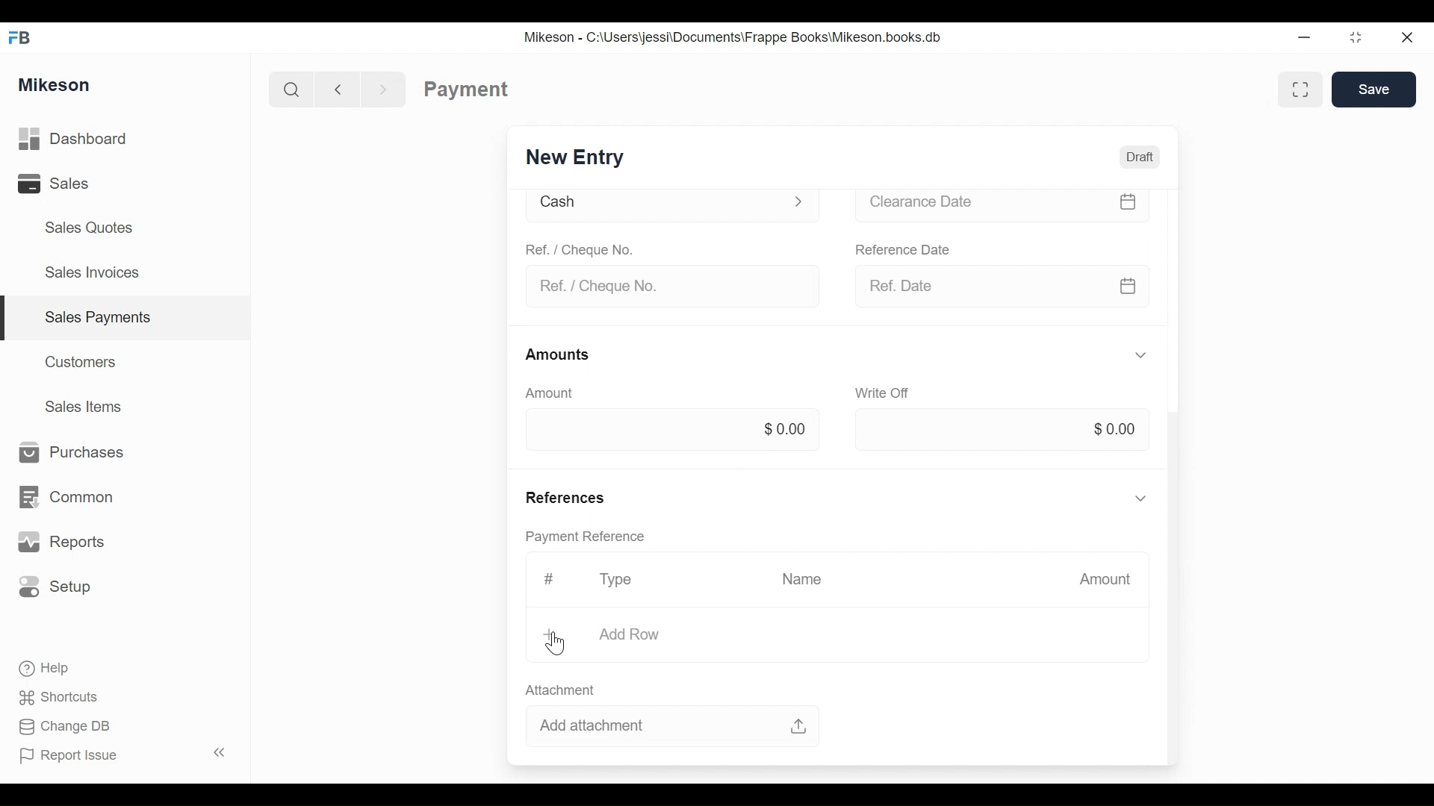  I want to click on Sales Items, so click(90, 407).